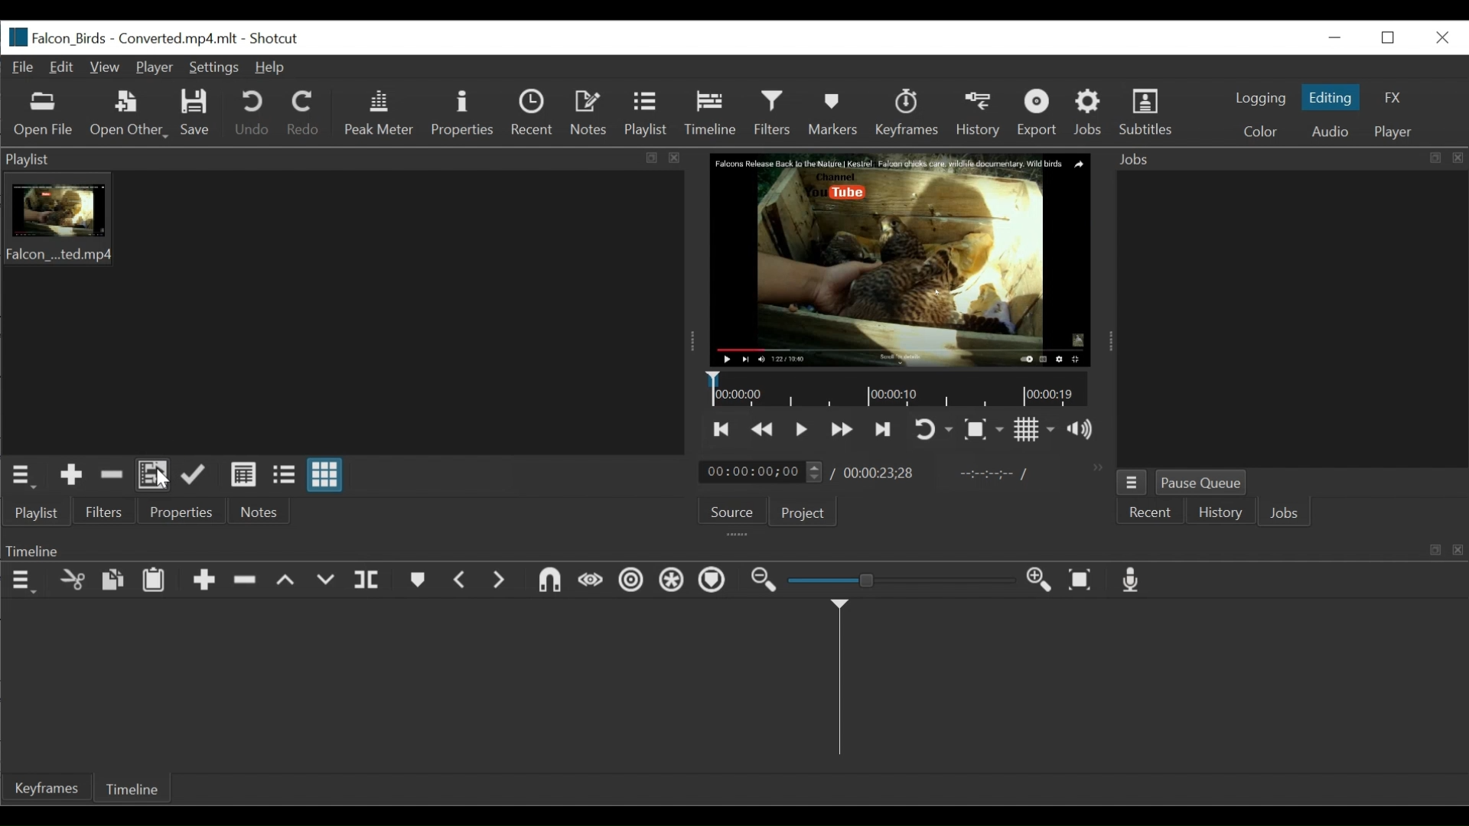 Image resolution: width=1469 pixels, height=826 pixels. I want to click on Jobs Panel, so click(1287, 159).